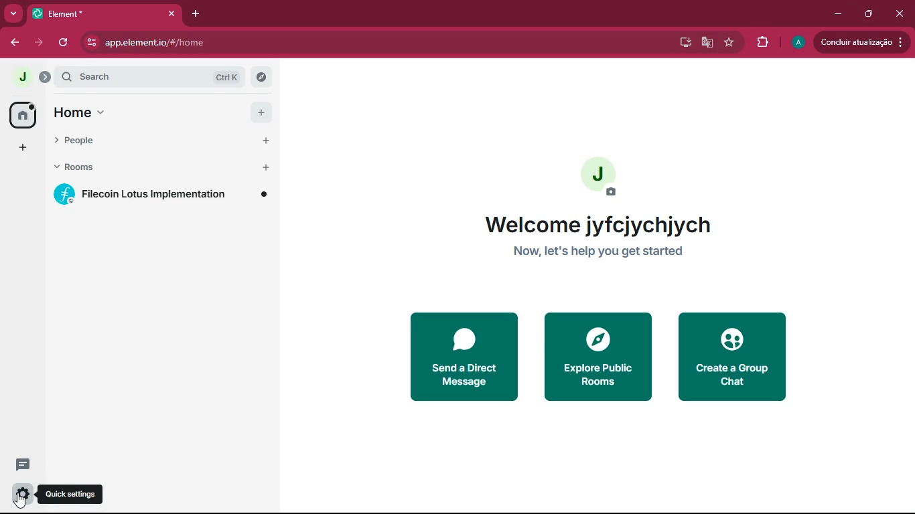 The width and height of the screenshot is (915, 514). I want to click on Now, let's help you get started, so click(600, 254).